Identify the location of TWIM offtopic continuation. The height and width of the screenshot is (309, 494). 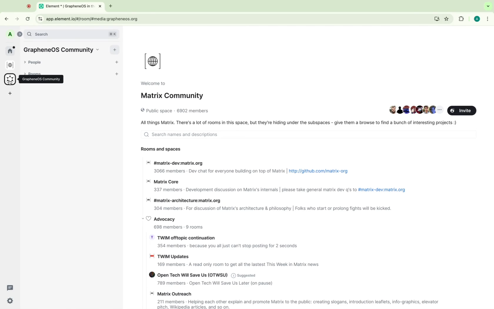
(183, 237).